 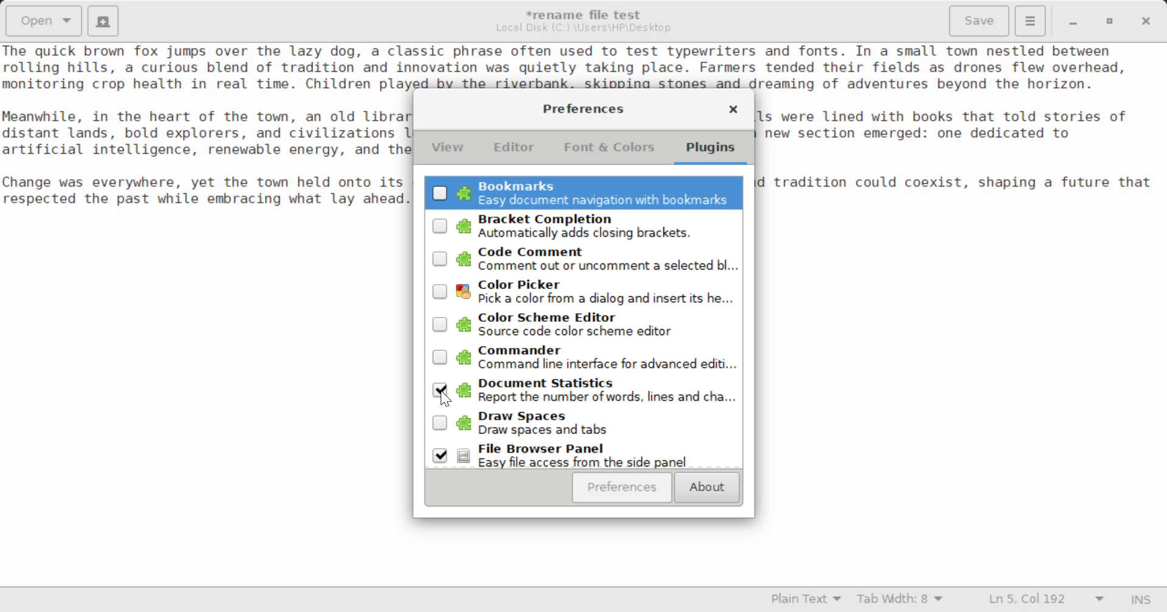 What do you see at coordinates (583, 28) in the screenshot?
I see `File Location` at bounding box center [583, 28].